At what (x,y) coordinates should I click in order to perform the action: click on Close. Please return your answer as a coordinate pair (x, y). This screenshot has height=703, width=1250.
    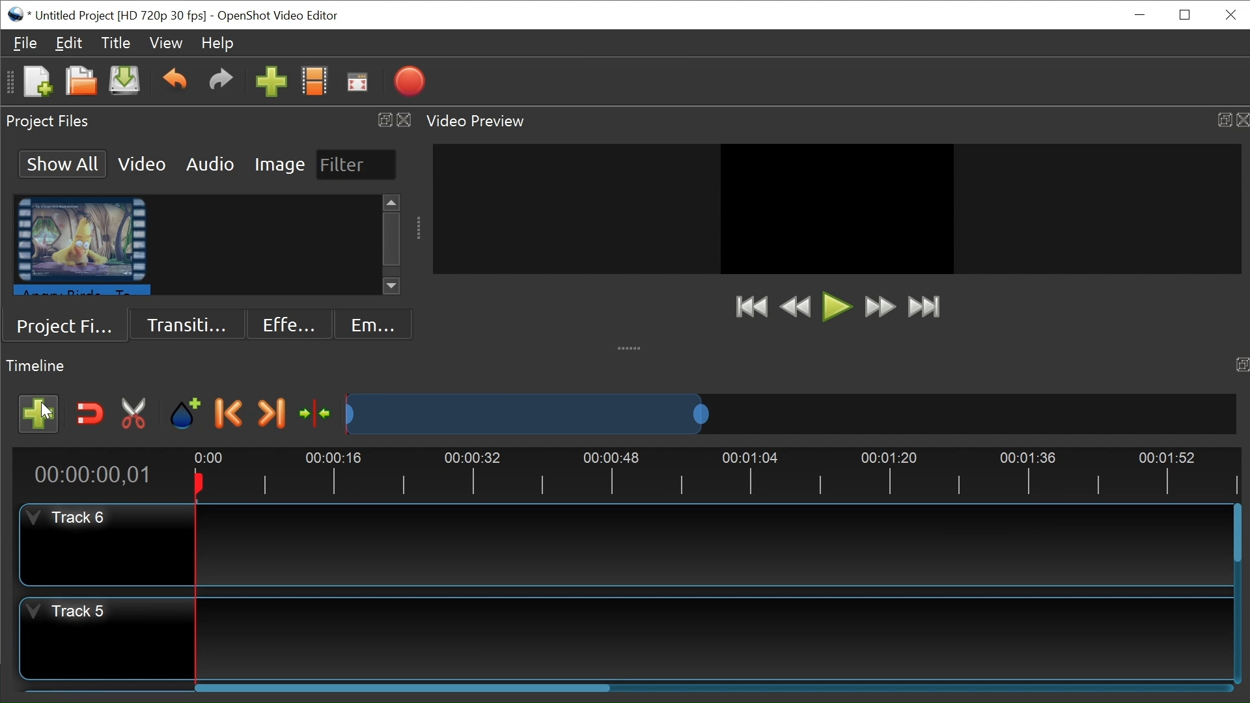
    Looking at the image, I should click on (1229, 14).